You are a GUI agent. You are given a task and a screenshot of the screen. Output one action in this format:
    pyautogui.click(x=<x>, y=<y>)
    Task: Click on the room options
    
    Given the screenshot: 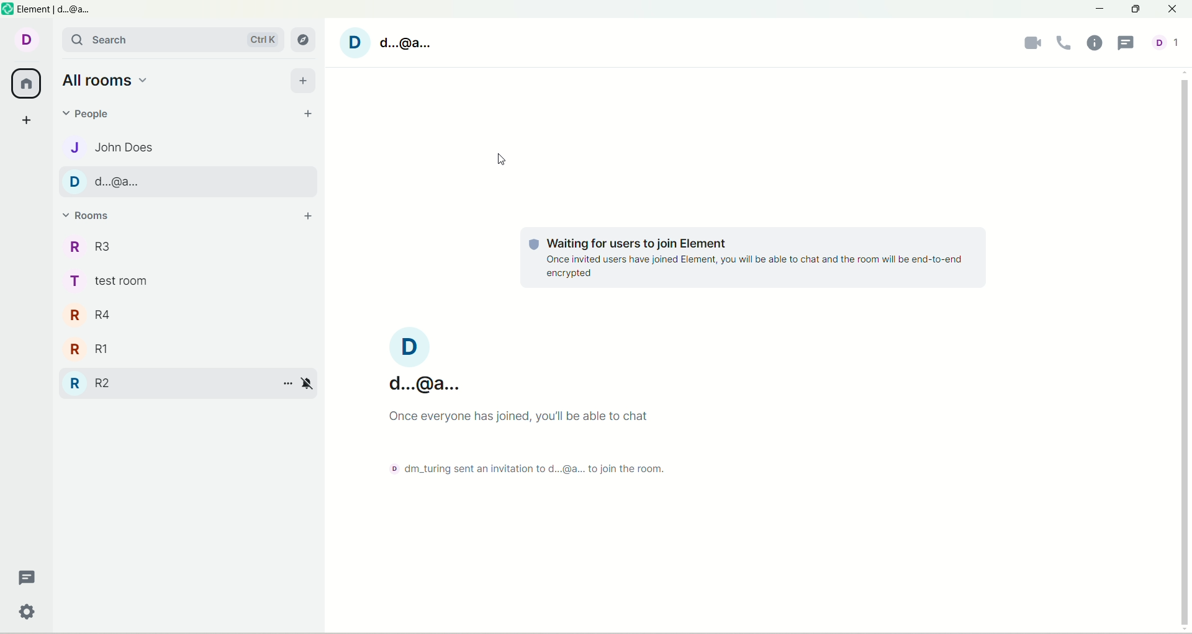 What is the action you would take?
    pyautogui.click(x=286, y=383)
    